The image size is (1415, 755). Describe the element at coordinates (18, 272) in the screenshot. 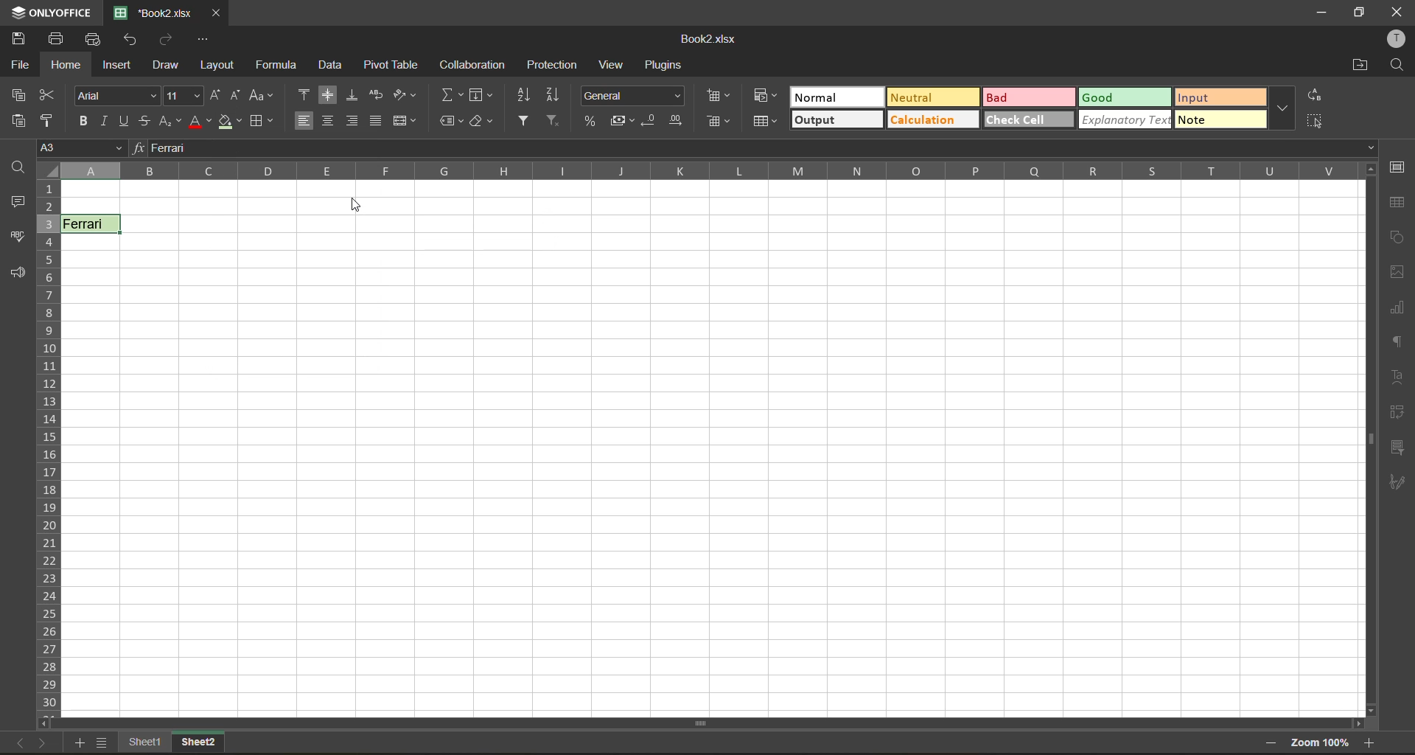

I see `feedback` at that location.